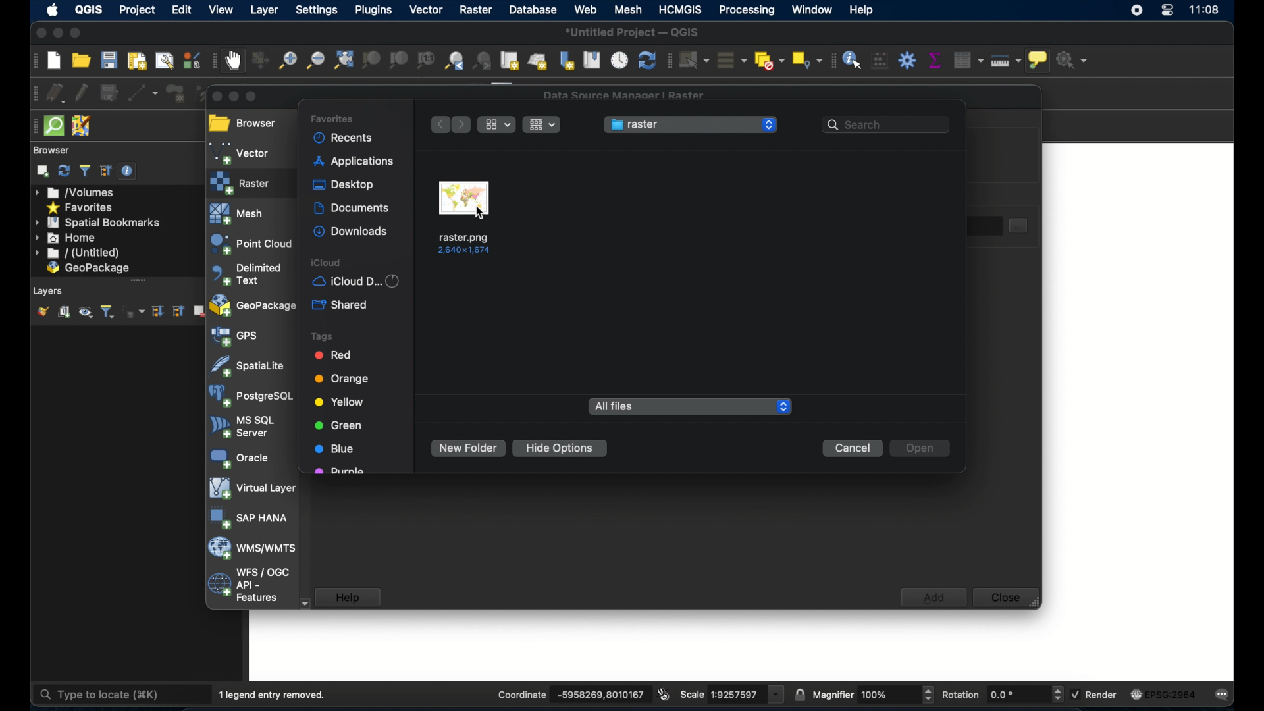 The height and width of the screenshot is (711, 1264). I want to click on ms sql server, so click(246, 426).